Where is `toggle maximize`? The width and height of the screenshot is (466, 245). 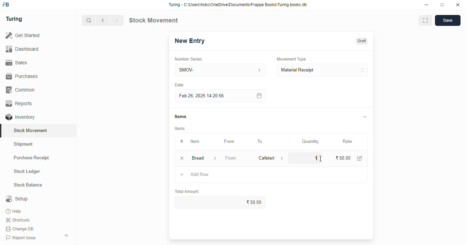 toggle maximize is located at coordinates (442, 5).